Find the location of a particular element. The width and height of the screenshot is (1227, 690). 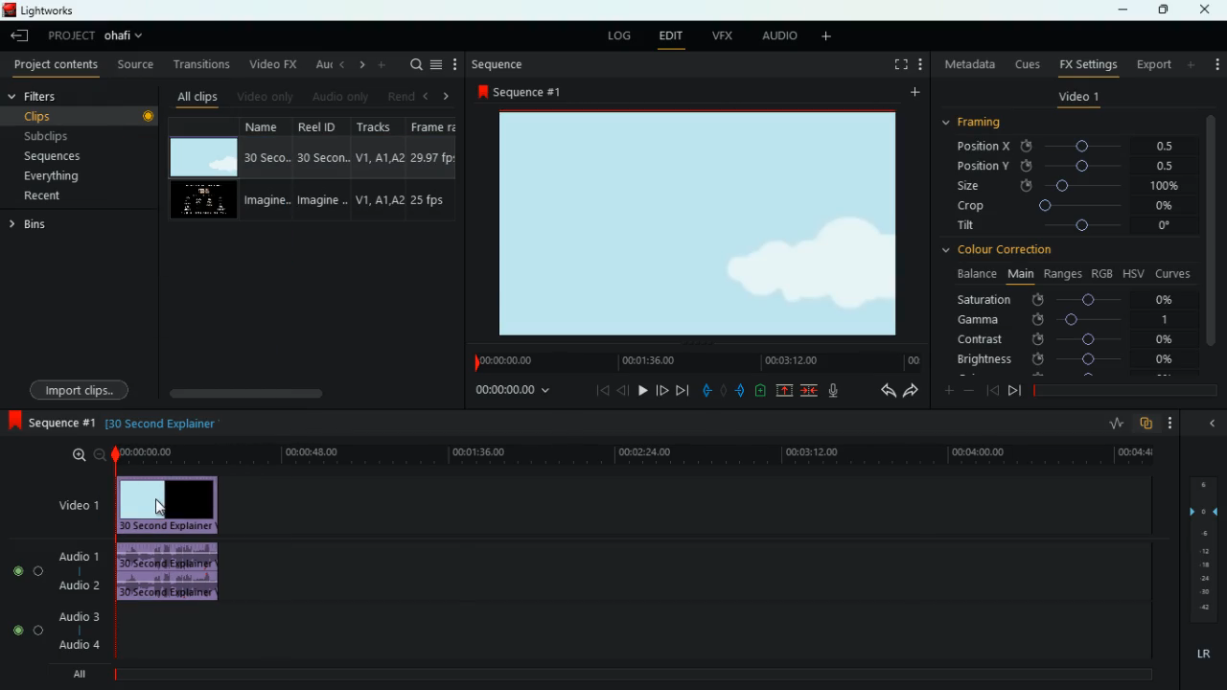

edit is located at coordinates (671, 35).